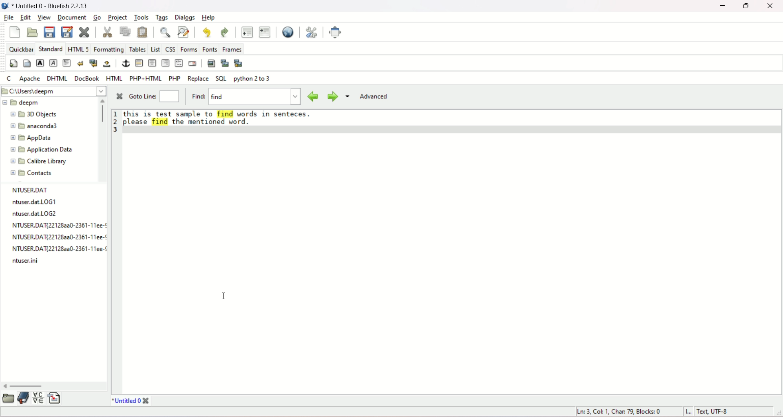 The height and width of the screenshot is (417, 783). Describe the element at coordinates (44, 18) in the screenshot. I see `view` at that location.